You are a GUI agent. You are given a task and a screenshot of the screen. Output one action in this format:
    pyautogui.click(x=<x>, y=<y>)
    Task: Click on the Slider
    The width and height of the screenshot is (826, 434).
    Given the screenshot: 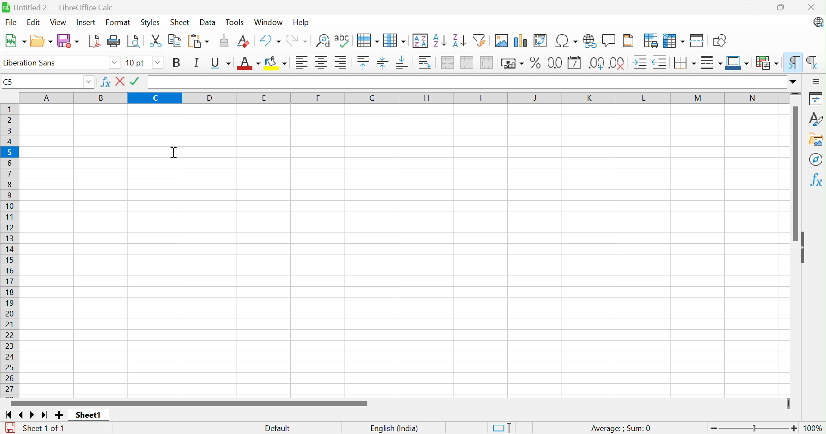 What is the action you would take?
    pyautogui.click(x=787, y=403)
    